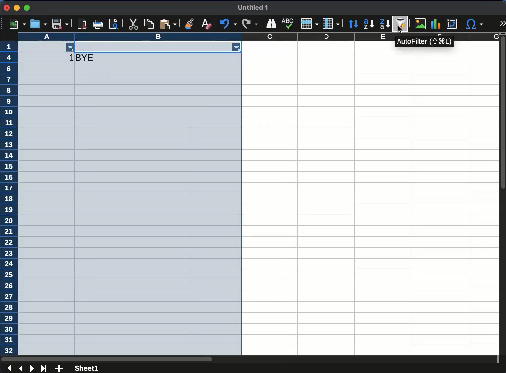 This screenshot has width=506, height=373. Describe the element at coordinates (451, 24) in the screenshot. I see `pivot` at that location.